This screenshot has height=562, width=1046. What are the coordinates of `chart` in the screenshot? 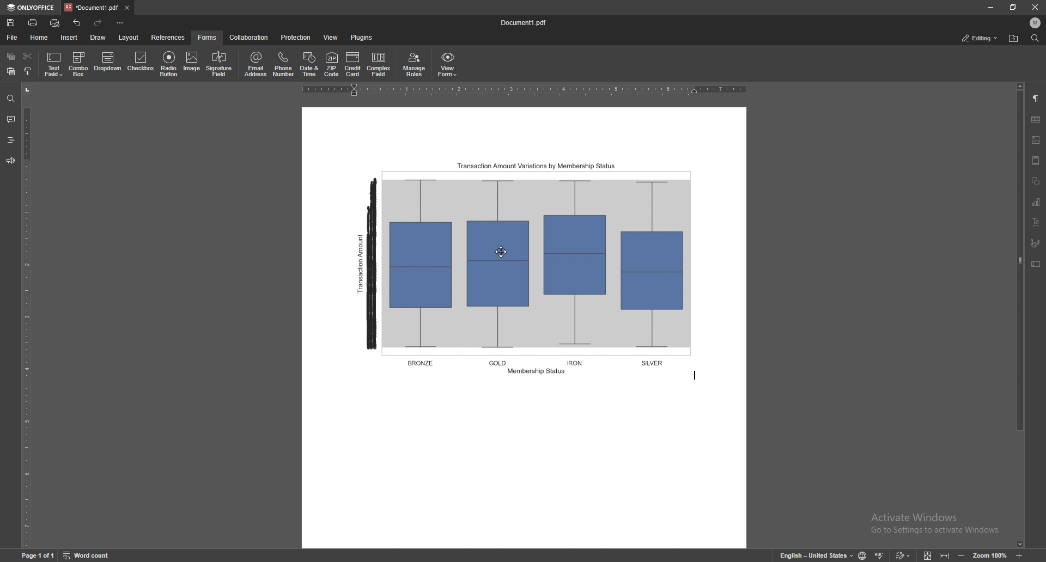 It's located at (1037, 201).